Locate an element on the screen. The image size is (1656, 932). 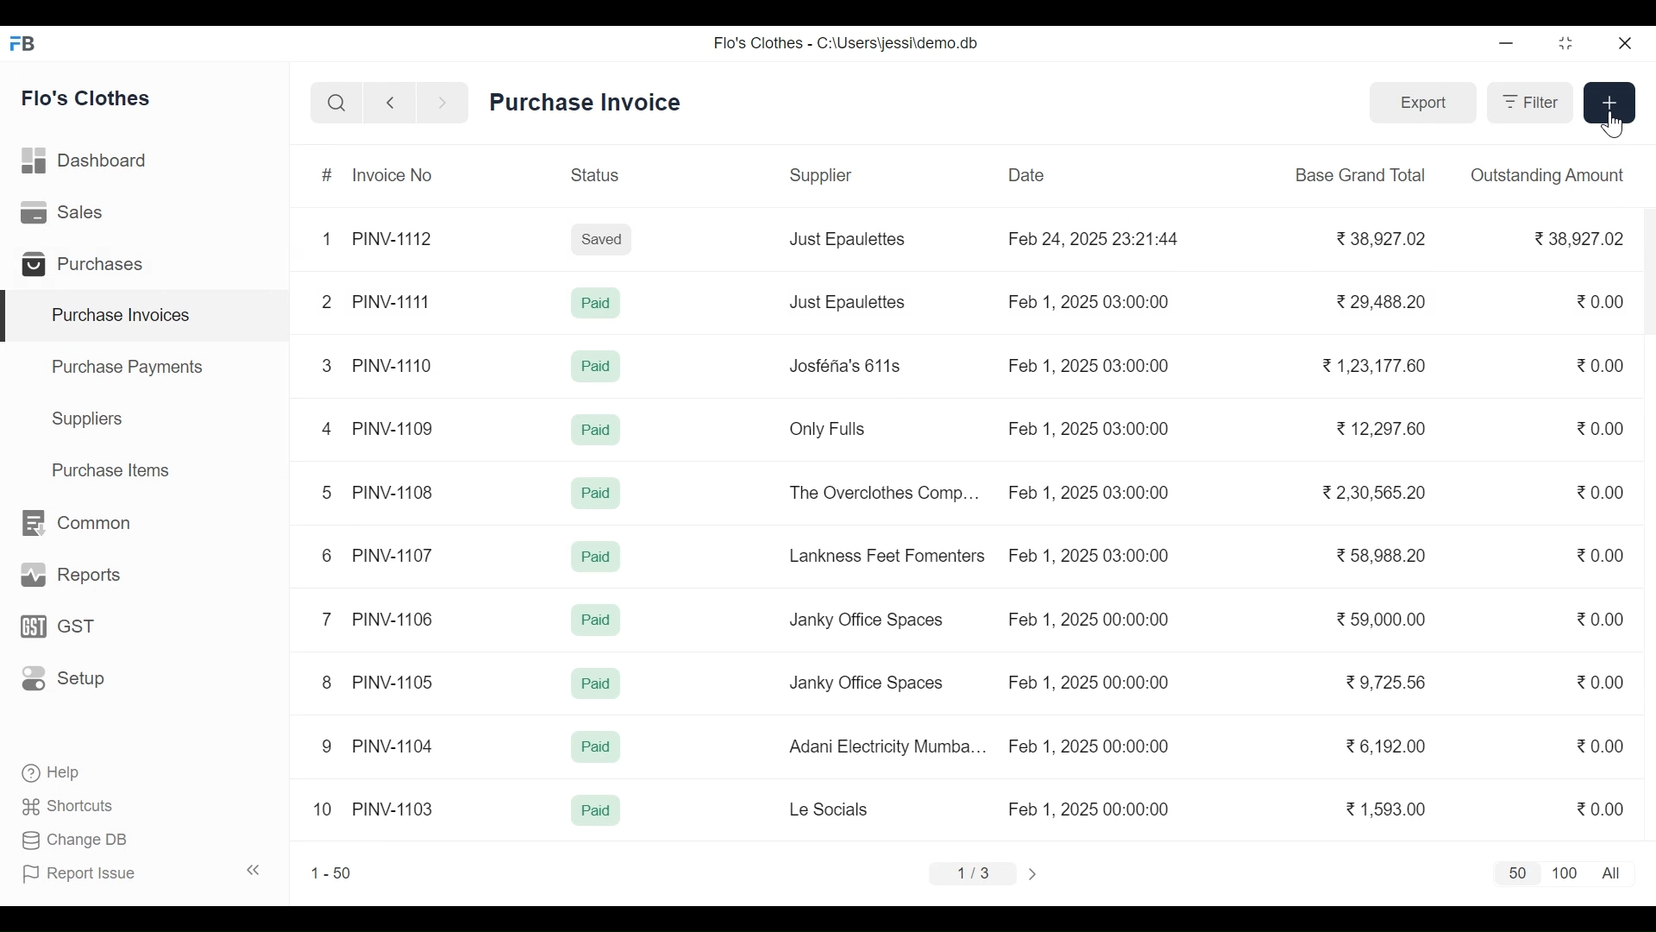
Cursor is located at coordinates (1611, 124).